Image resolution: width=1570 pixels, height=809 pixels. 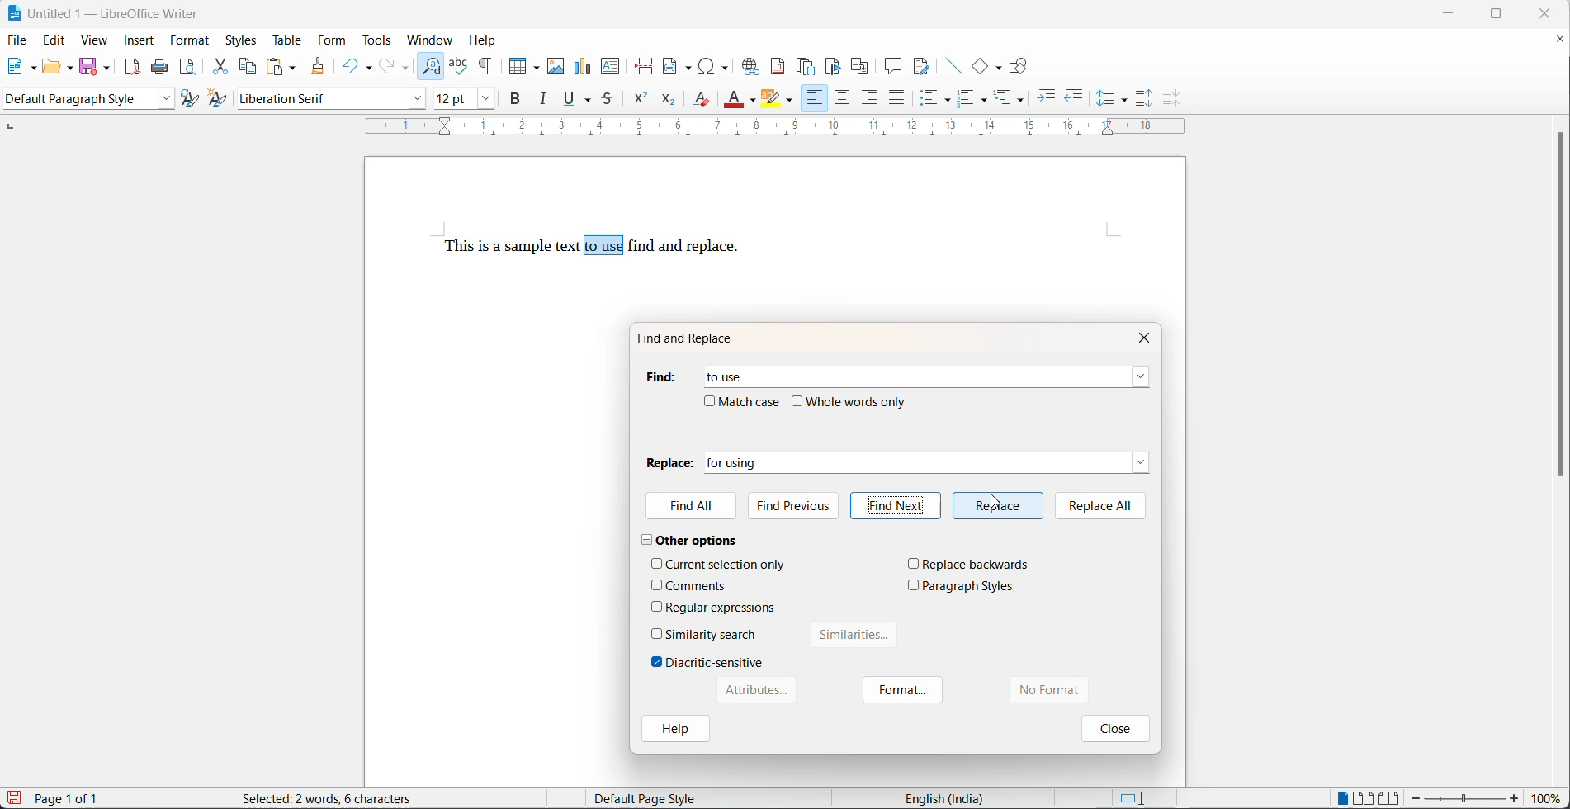 I want to click on font name, so click(x=316, y=99).